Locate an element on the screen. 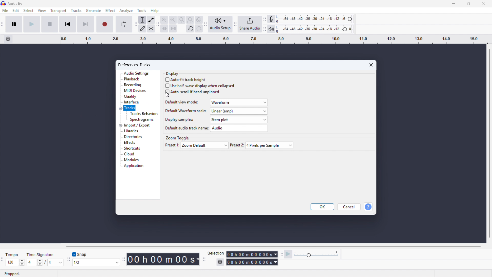 This screenshot has width=492, height=277. expand is located at coordinates (120, 125).